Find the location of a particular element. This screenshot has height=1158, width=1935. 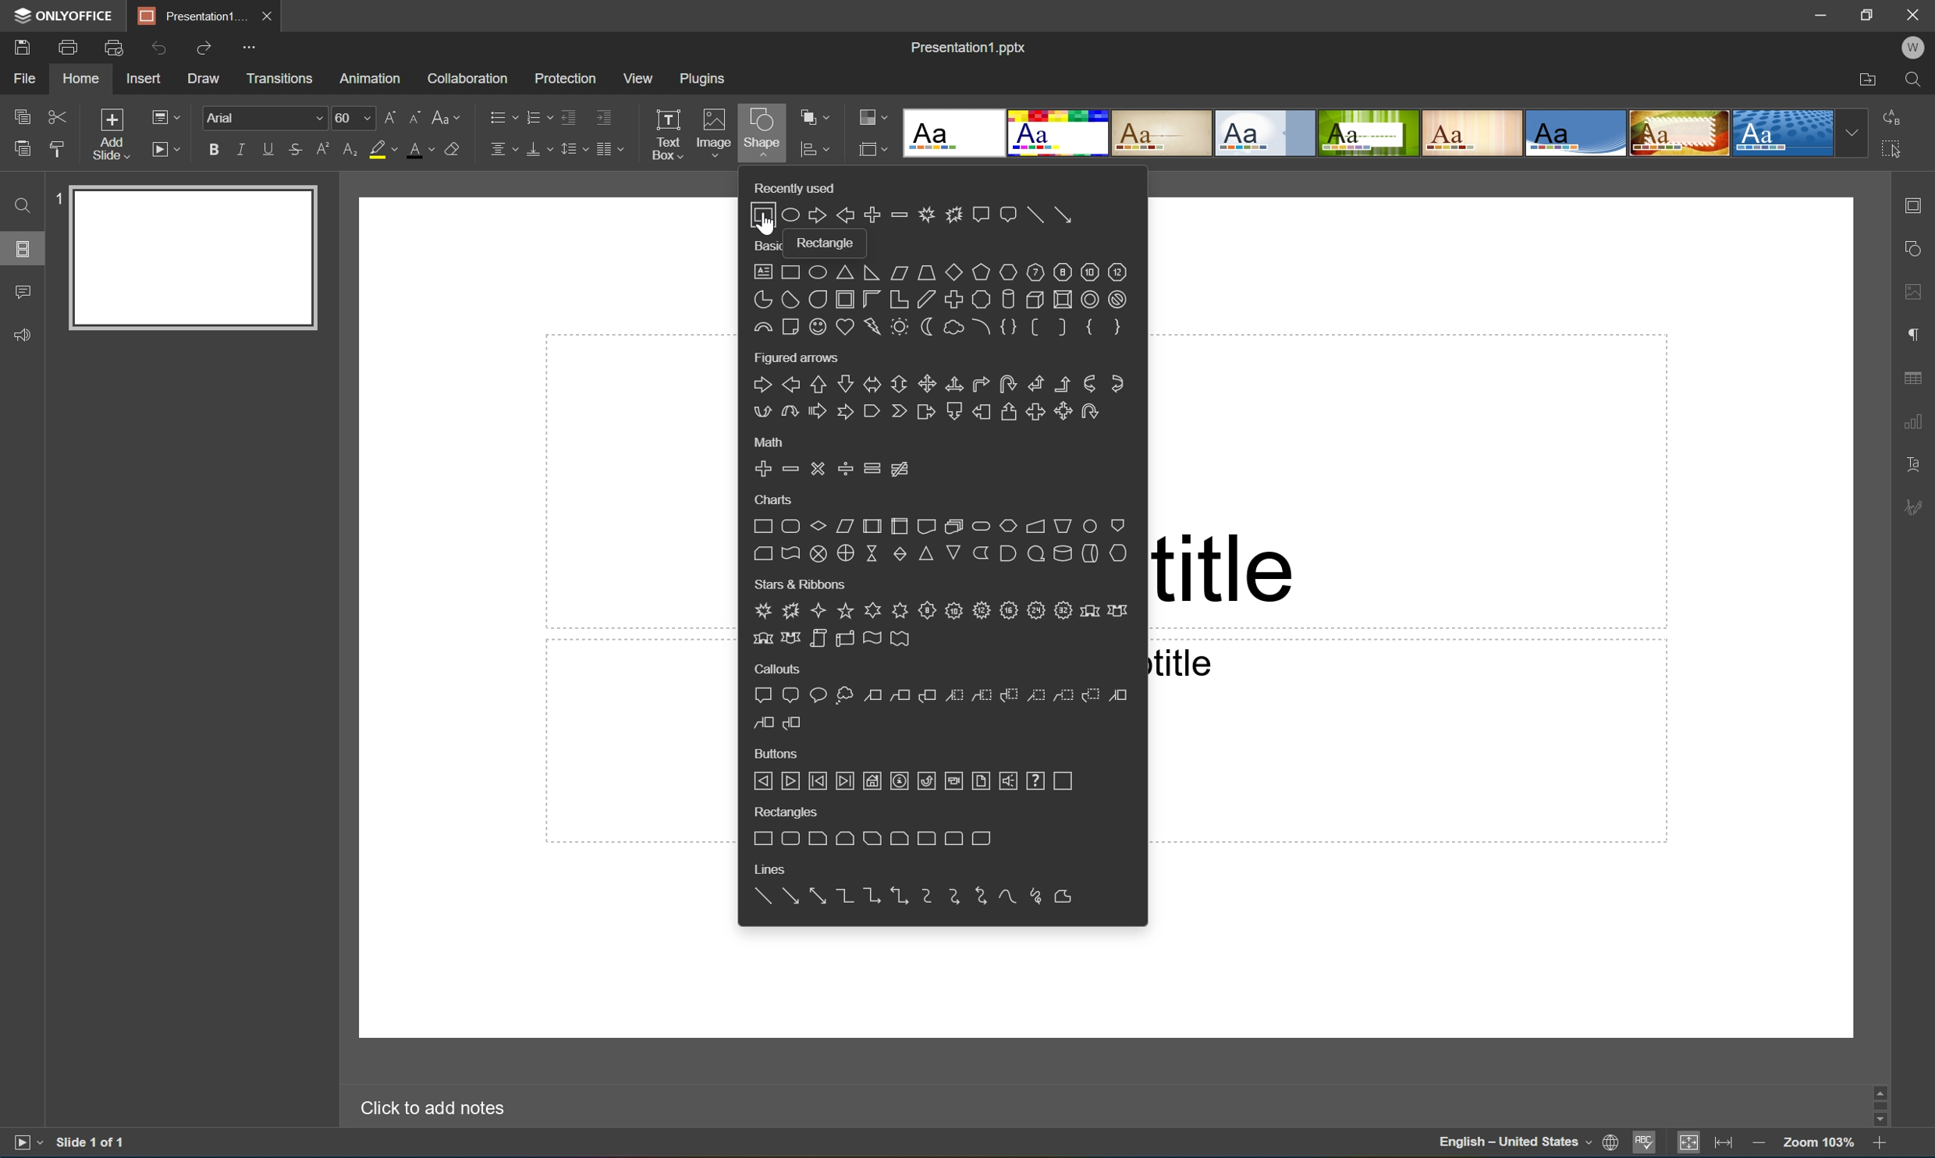

Presentation1... is located at coordinates (187, 15).